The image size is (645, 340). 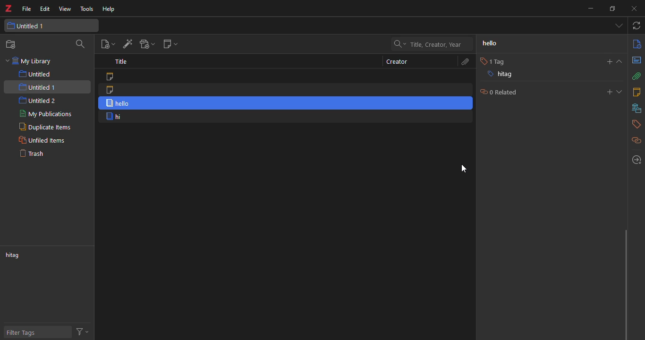 I want to click on title, so click(x=123, y=62).